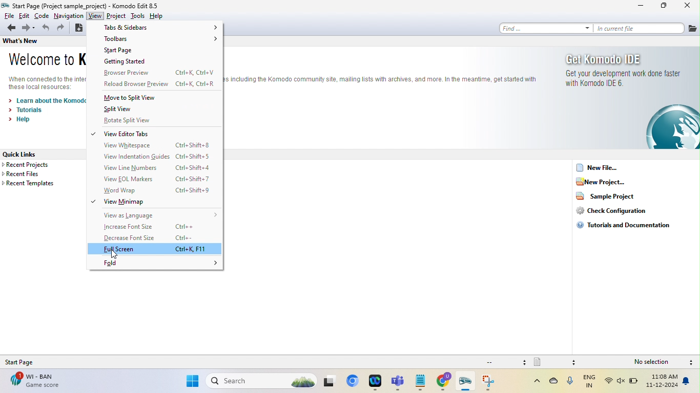 The width and height of the screenshot is (700, 393). Describe the element at coordinates (158, 73) in the screenshot. I see `browser preview` at that location.